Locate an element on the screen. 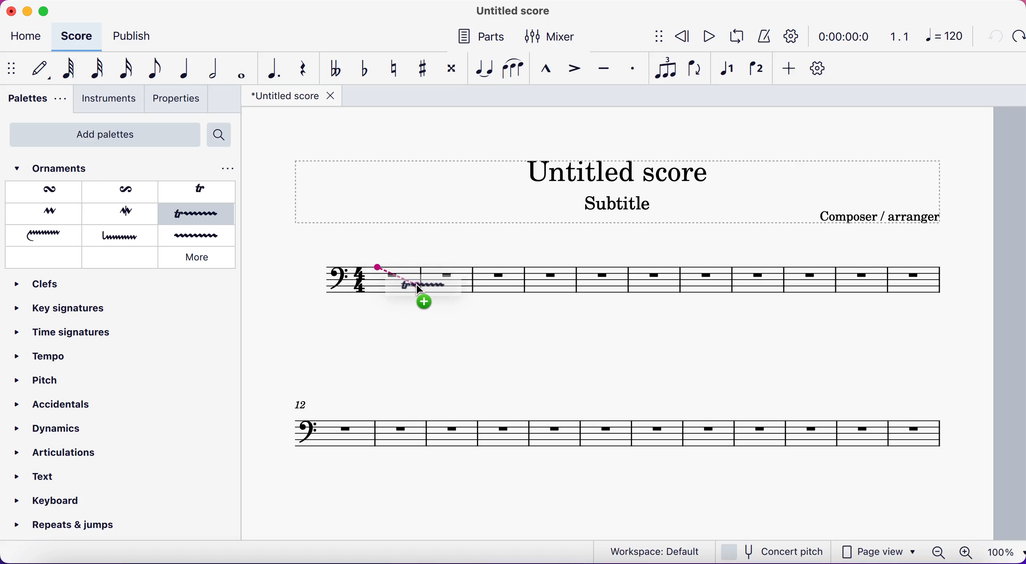  inverted mordent is located at coordinates (122, 191).